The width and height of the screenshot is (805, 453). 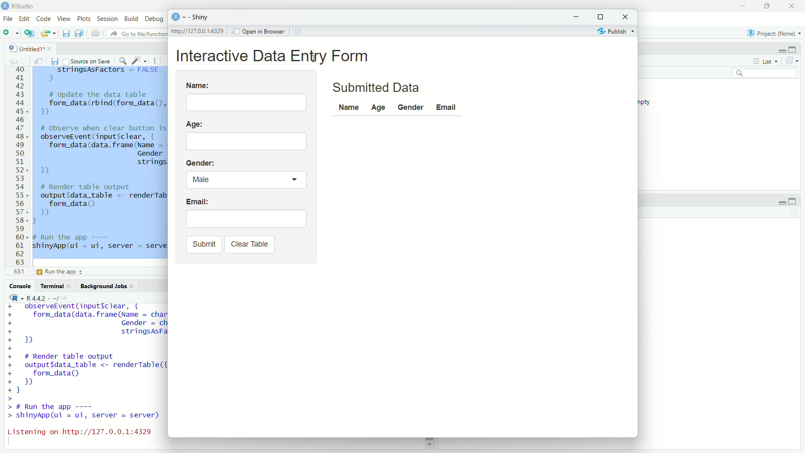 I want to click on print the current file, so click(x=95, y=33).